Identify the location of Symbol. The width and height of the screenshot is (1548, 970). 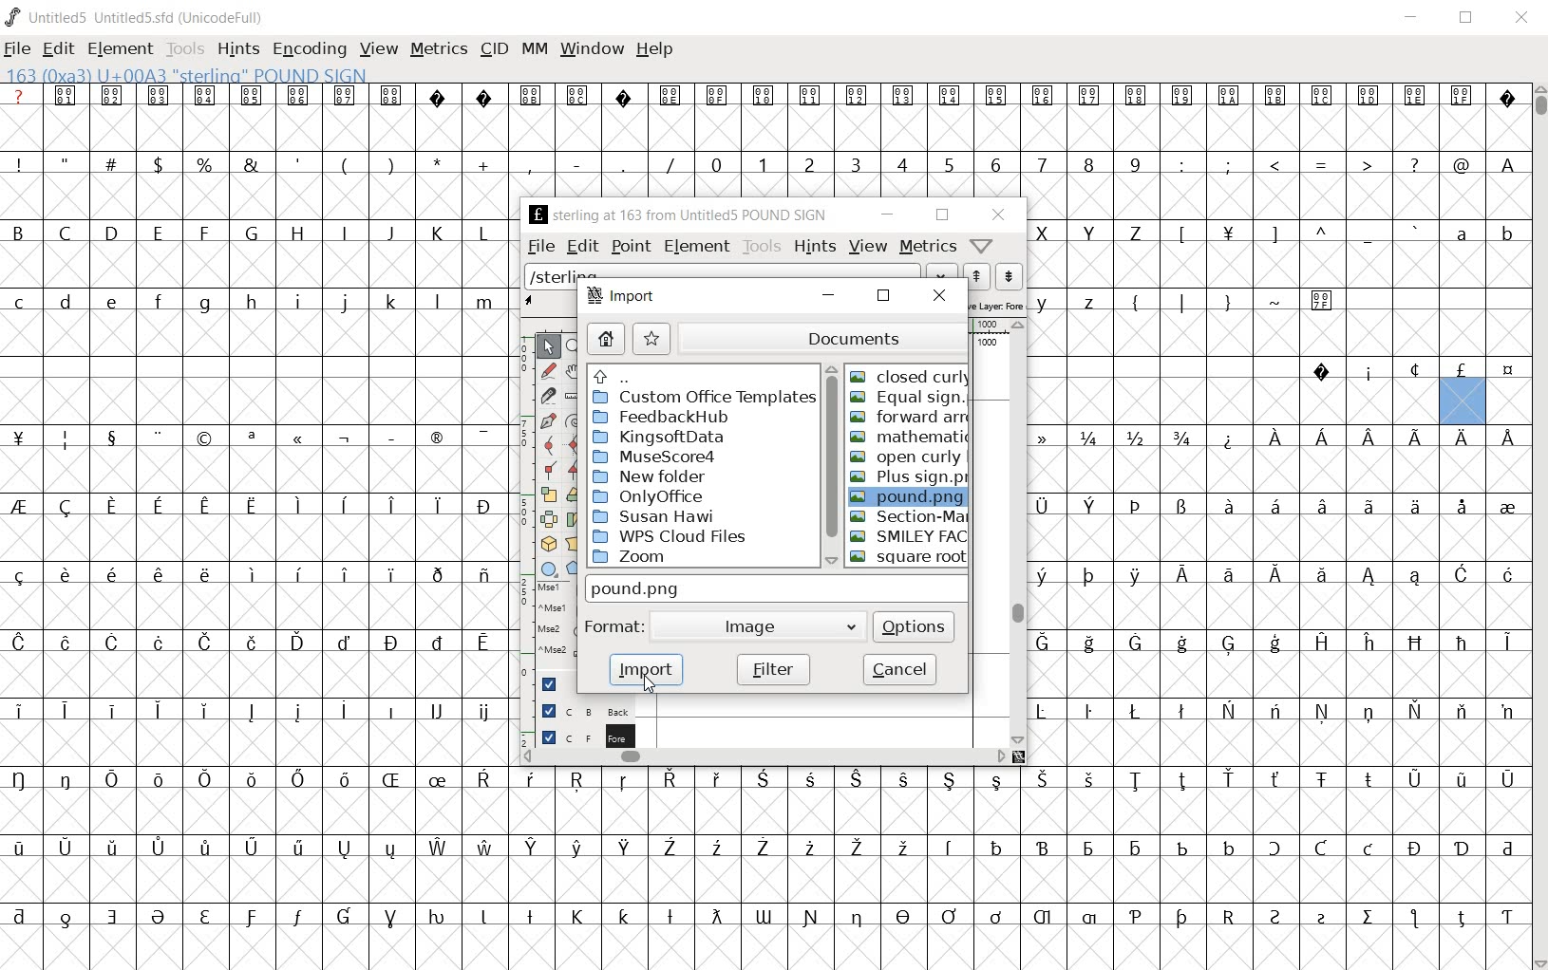
(157, 437).